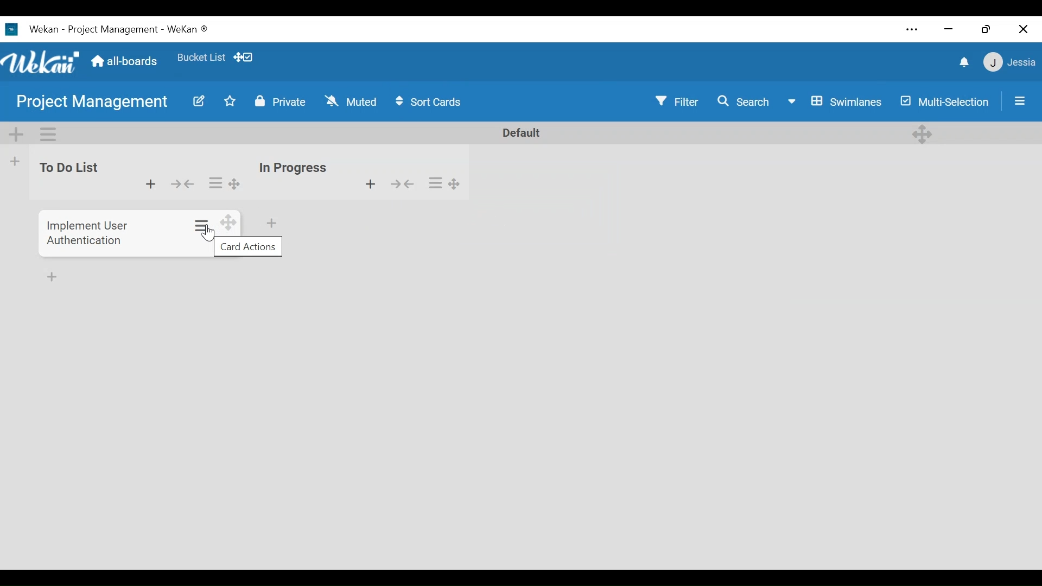 The image size is (1042, 586). Describe the element at coordinates (944, 101) in the screenshot. I see `Multi-Selection` at that location.